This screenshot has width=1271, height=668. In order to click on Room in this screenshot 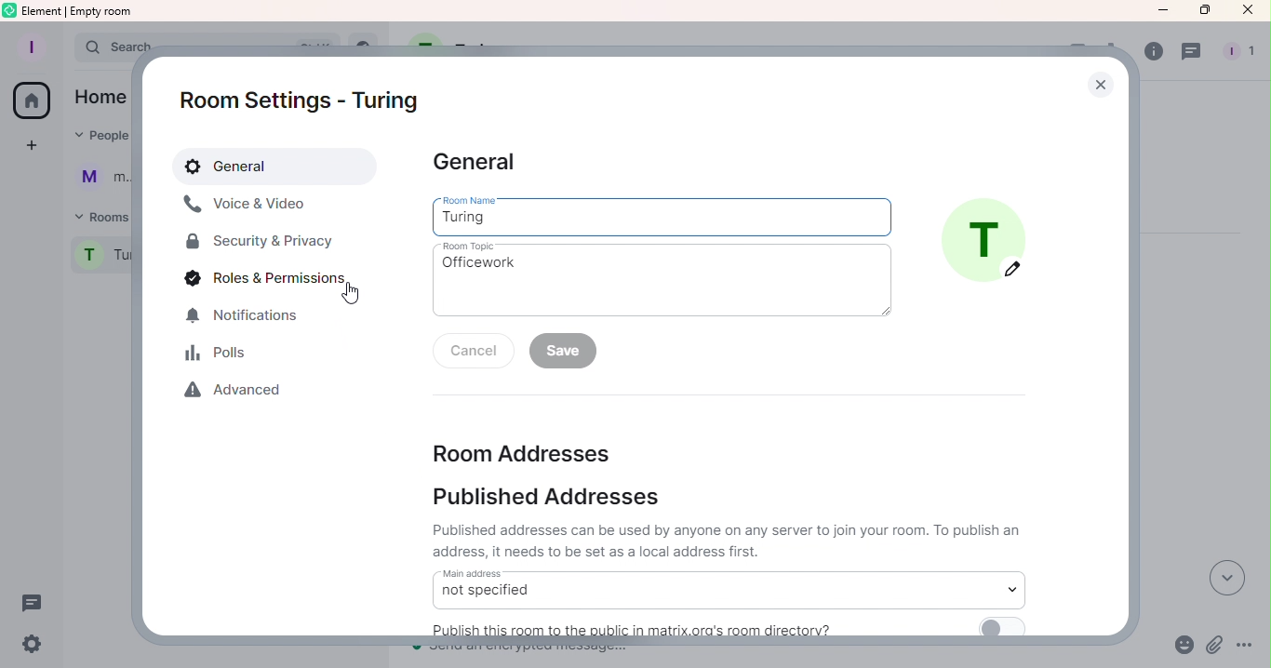, I will do `click(97, 259)`.